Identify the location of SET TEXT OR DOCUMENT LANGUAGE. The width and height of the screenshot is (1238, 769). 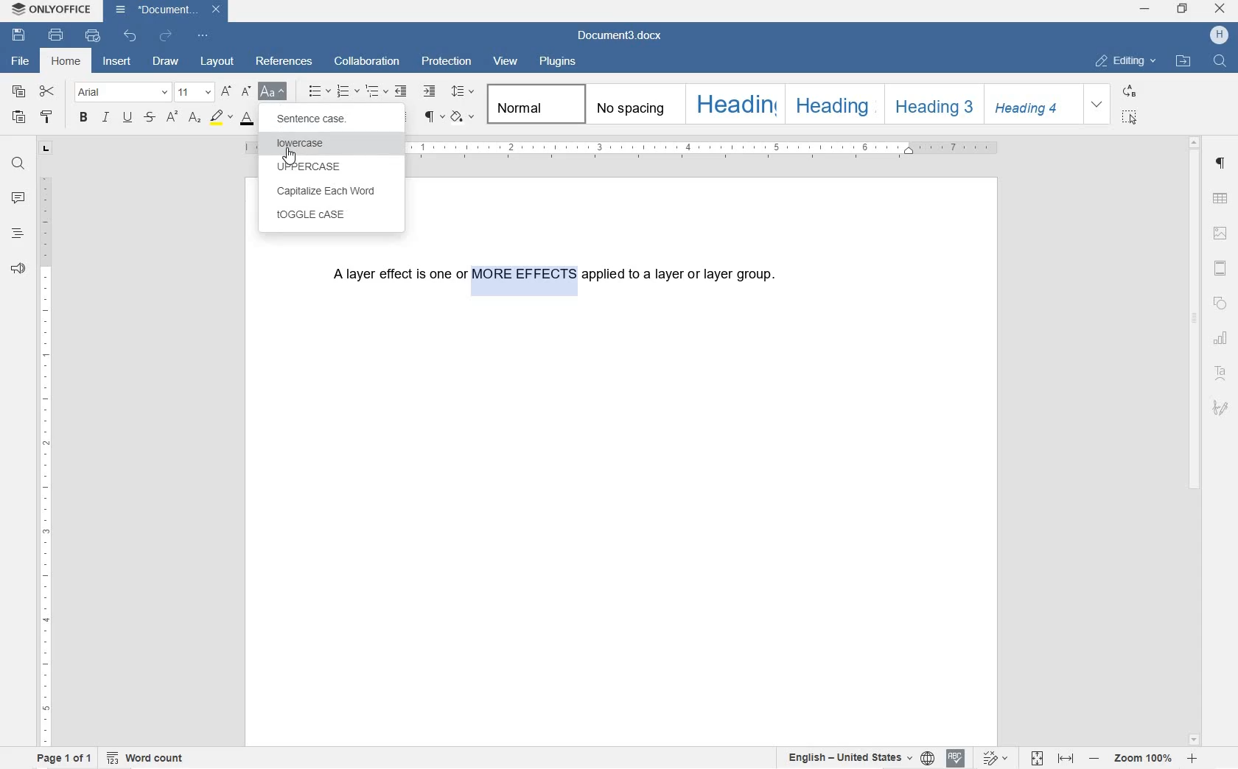
(856, 758).